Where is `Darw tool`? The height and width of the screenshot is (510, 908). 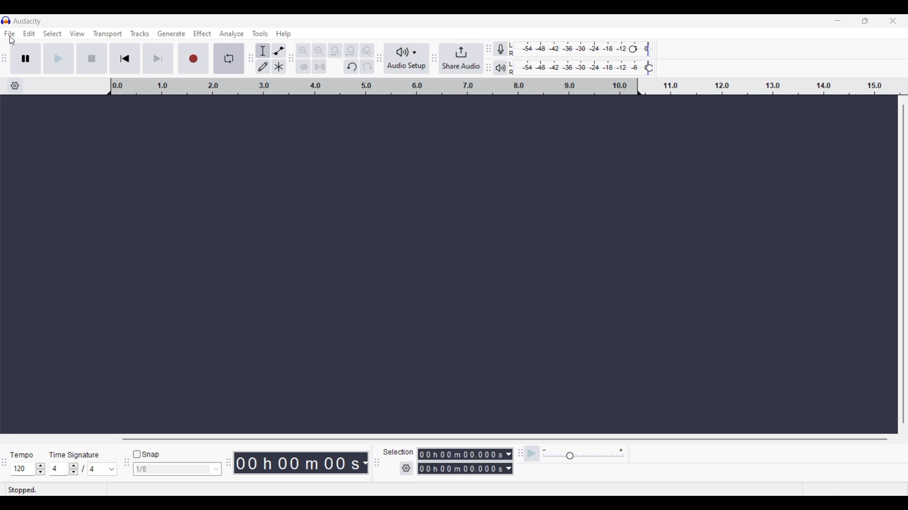
Darw tool is located at coordinates (262, 66).